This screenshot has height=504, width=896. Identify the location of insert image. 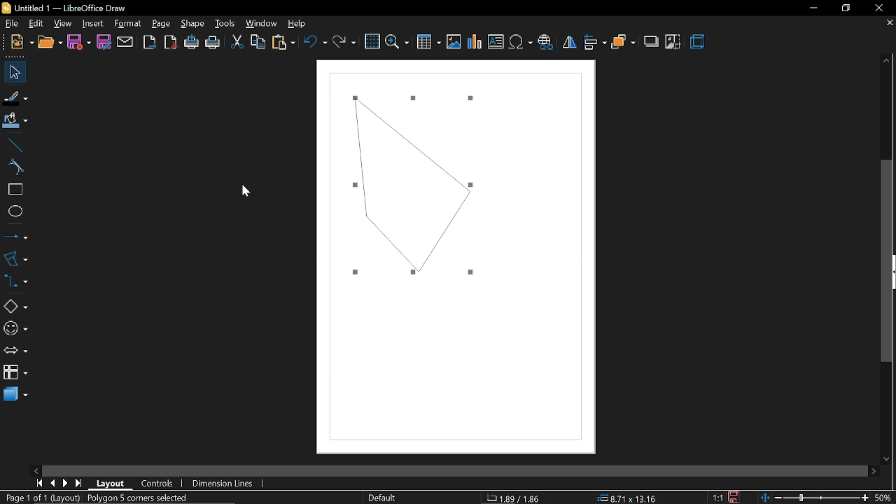
(496, 43).